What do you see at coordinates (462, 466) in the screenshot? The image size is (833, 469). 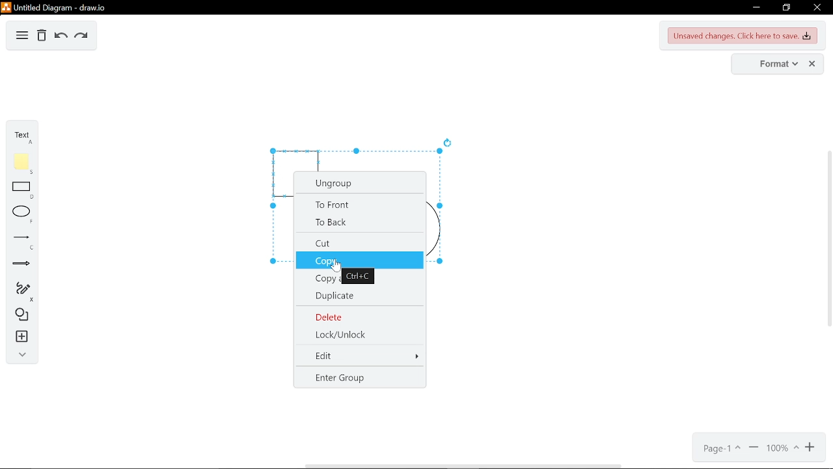 I see `horizontal scrollbar` at bounding box center [462, 466].